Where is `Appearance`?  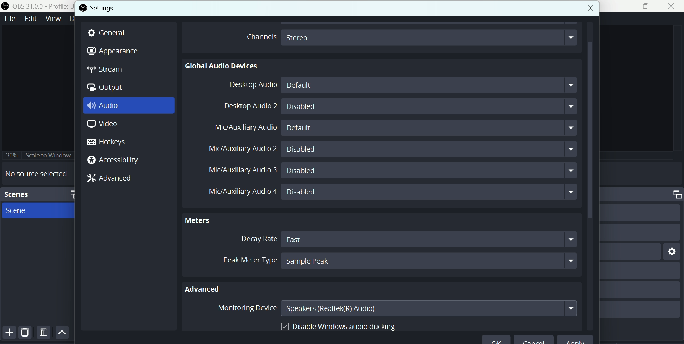 Appearance is located at coordinates (114, 52).